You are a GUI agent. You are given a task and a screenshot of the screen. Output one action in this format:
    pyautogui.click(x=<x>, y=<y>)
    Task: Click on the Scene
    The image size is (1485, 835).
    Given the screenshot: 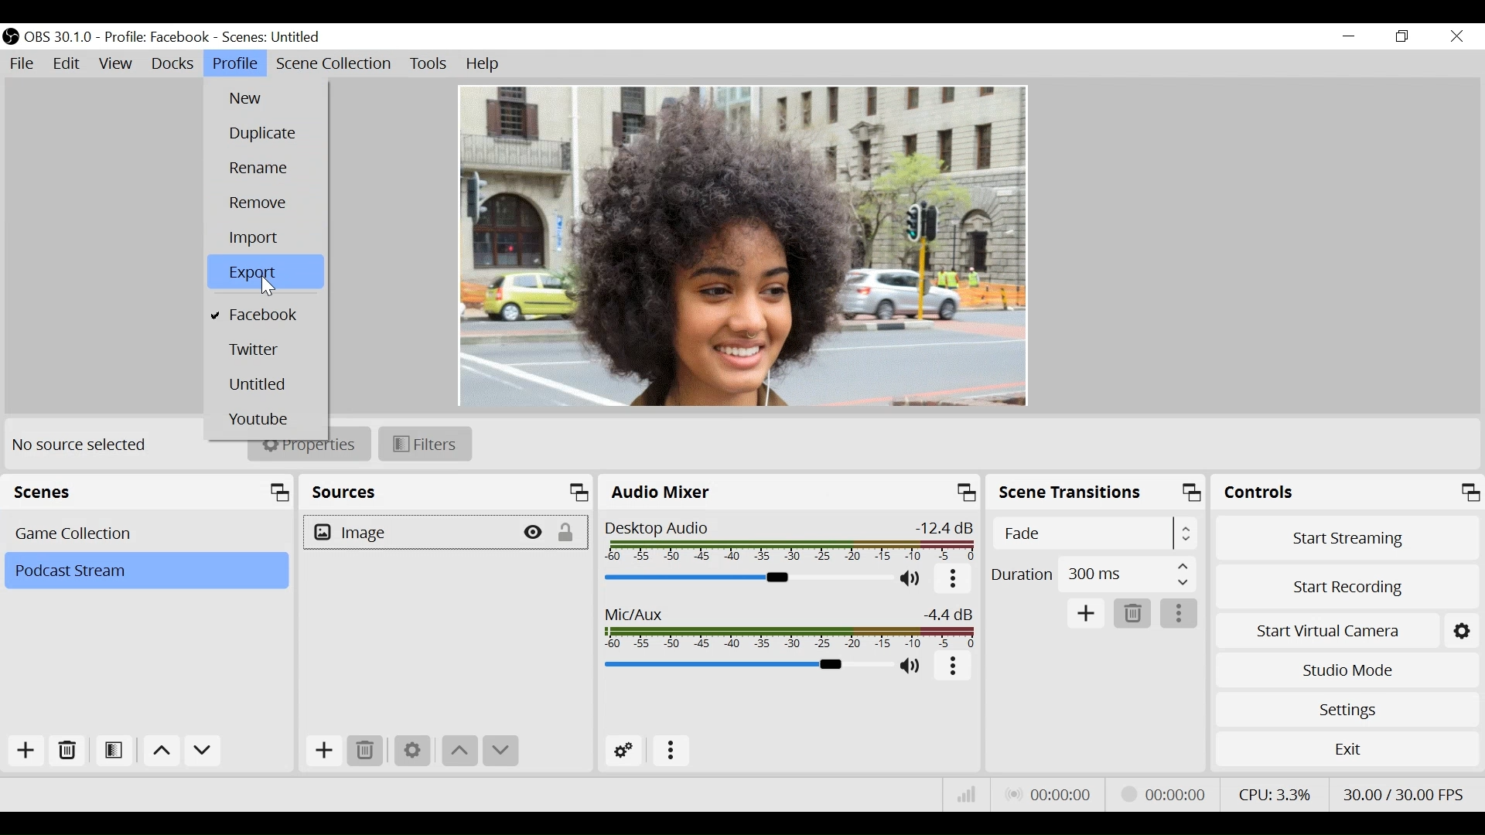 What is the action you would take?
    pyautogui.click(x=276, y=36)
    